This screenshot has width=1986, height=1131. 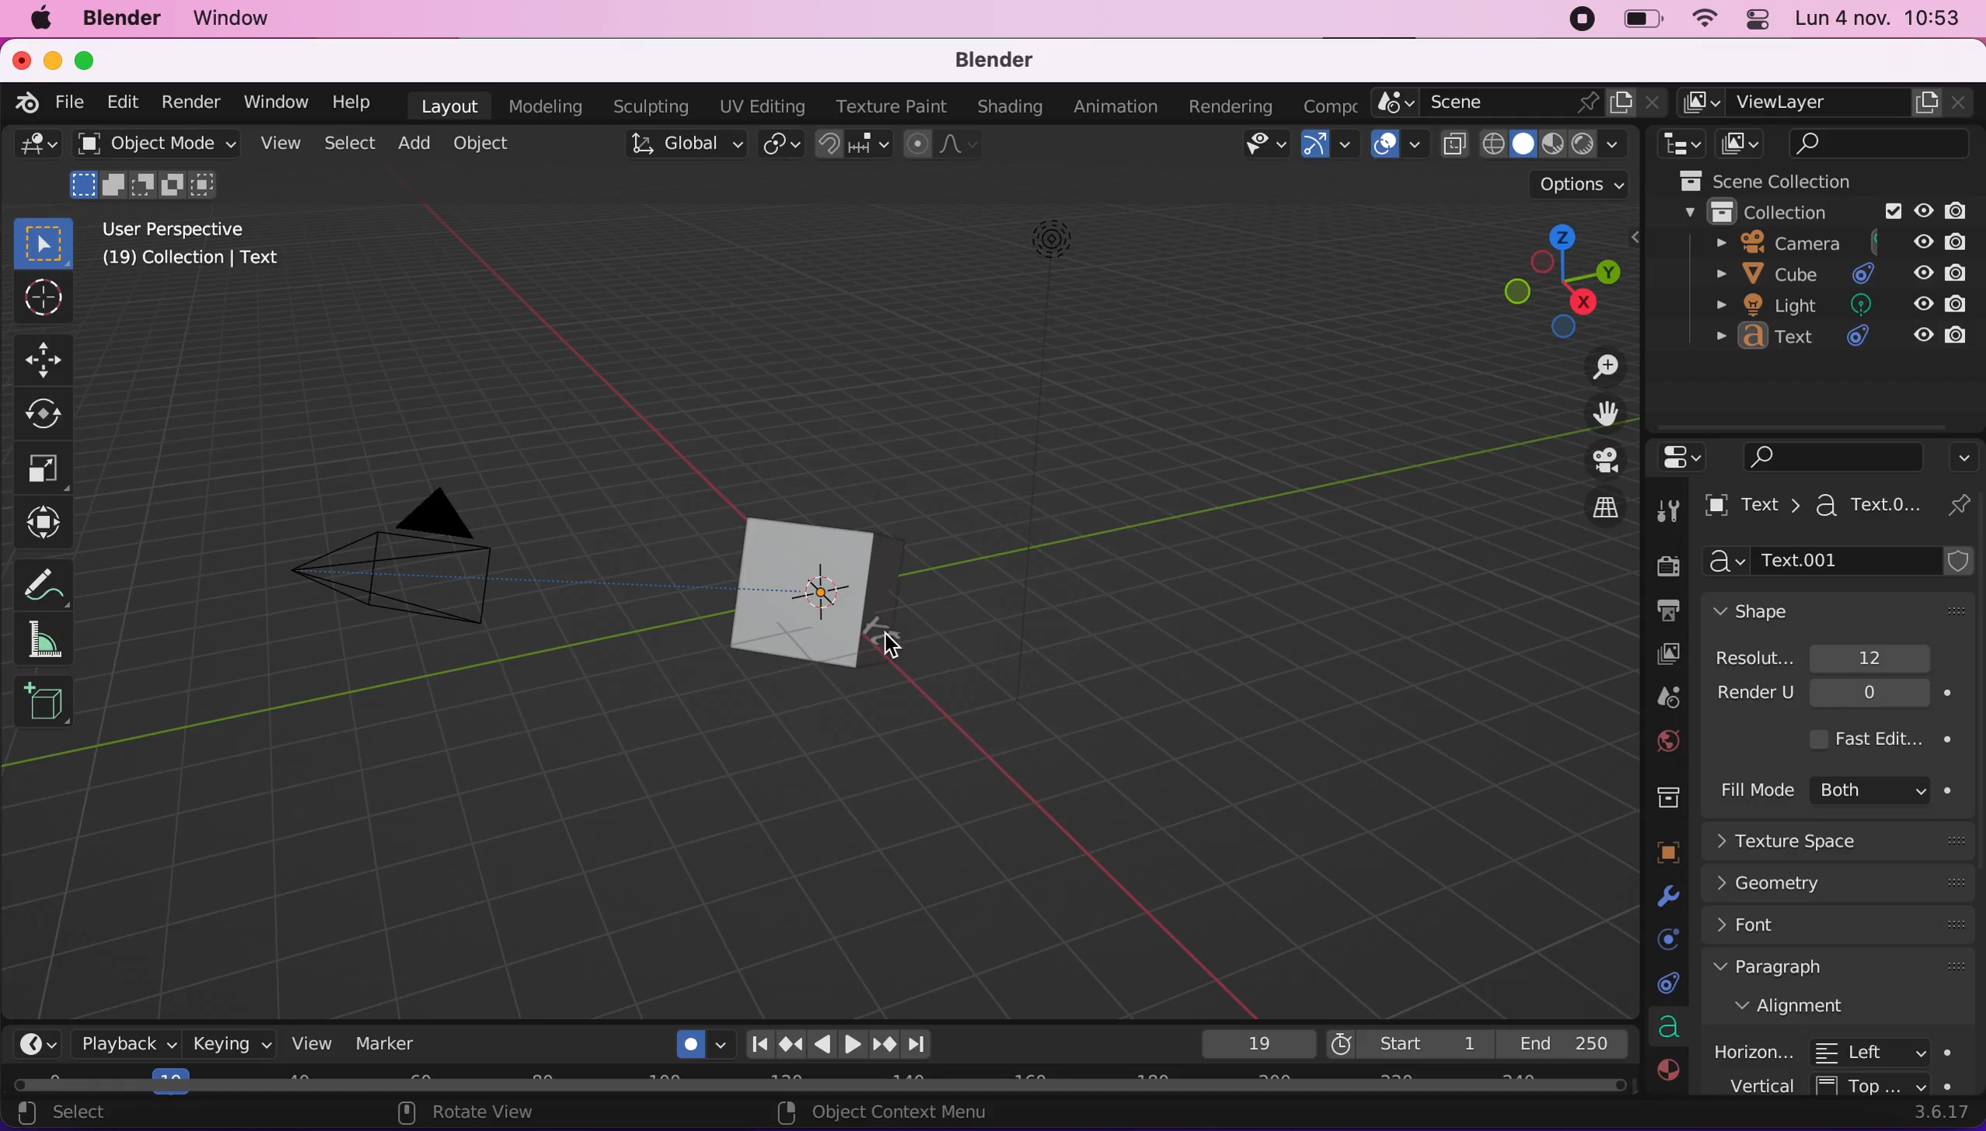 I want to click on playback, so click(x=129, y=1046).